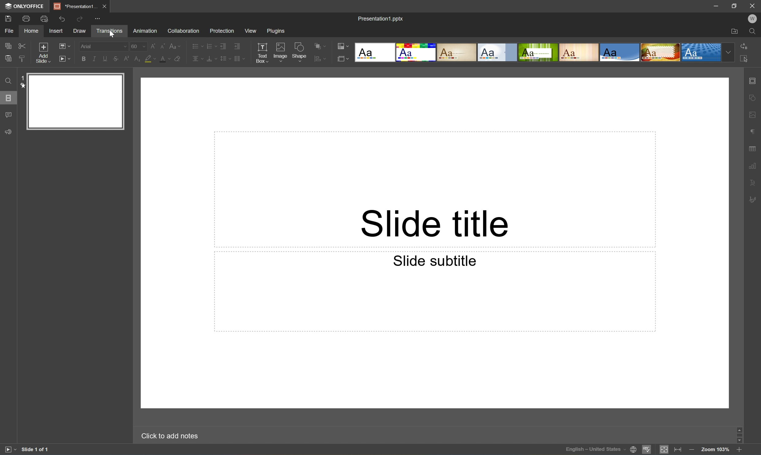 This screenshot has width=761, height=455. What do you see at coordinates (62, 18) in the screenshot?
I see `Undo` at bounding box center [62, 18].